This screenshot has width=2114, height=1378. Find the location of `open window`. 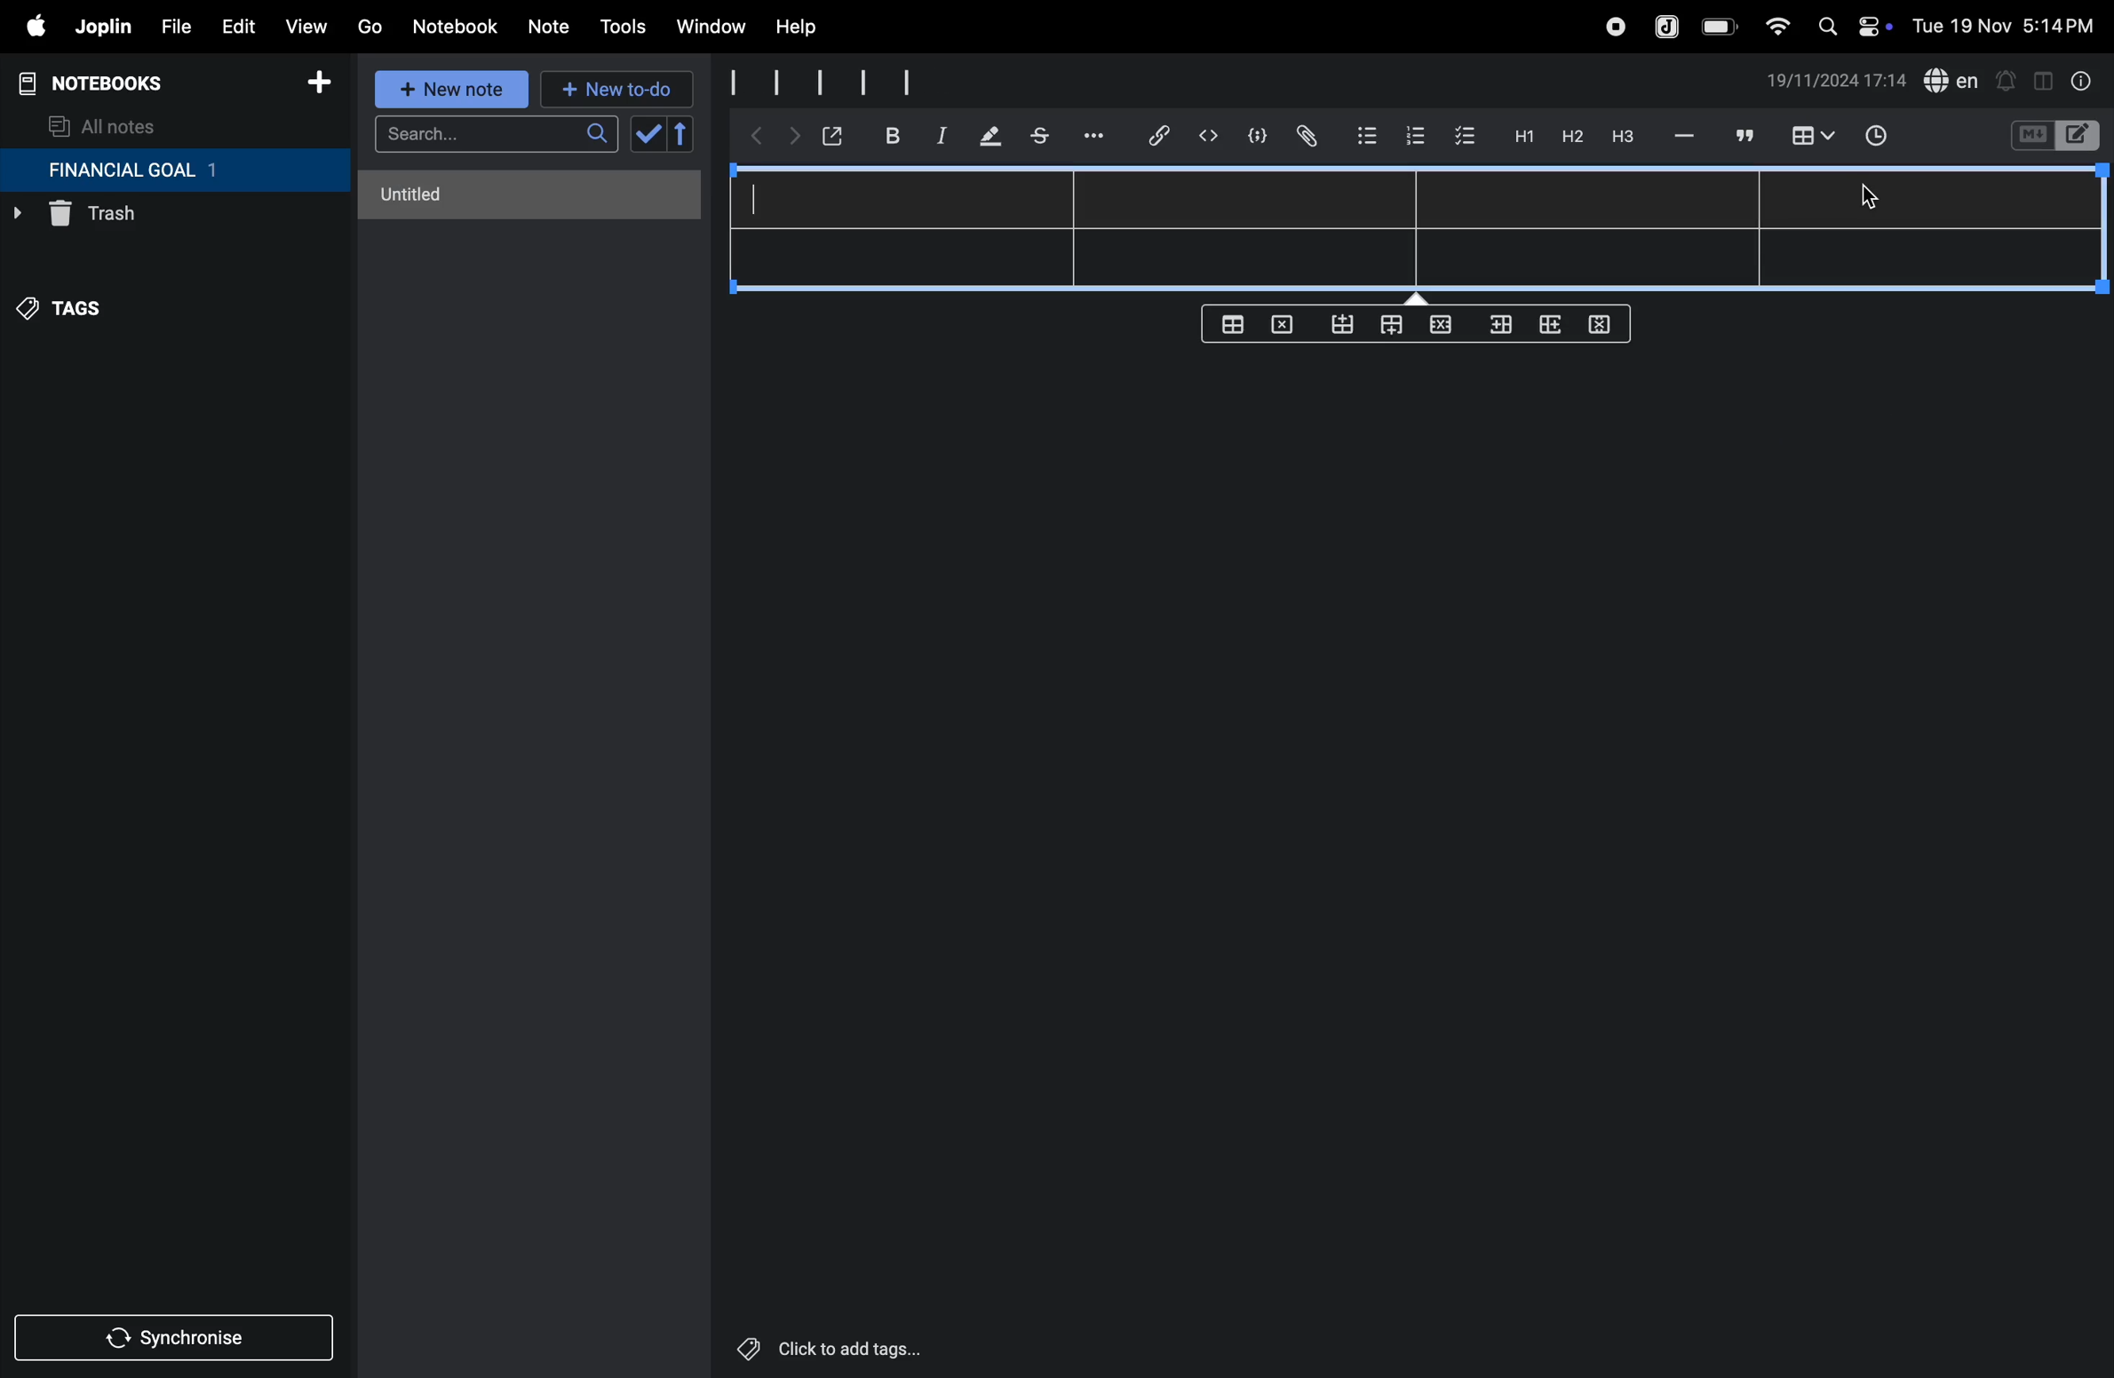

open window is located at coordinates (830, 136).